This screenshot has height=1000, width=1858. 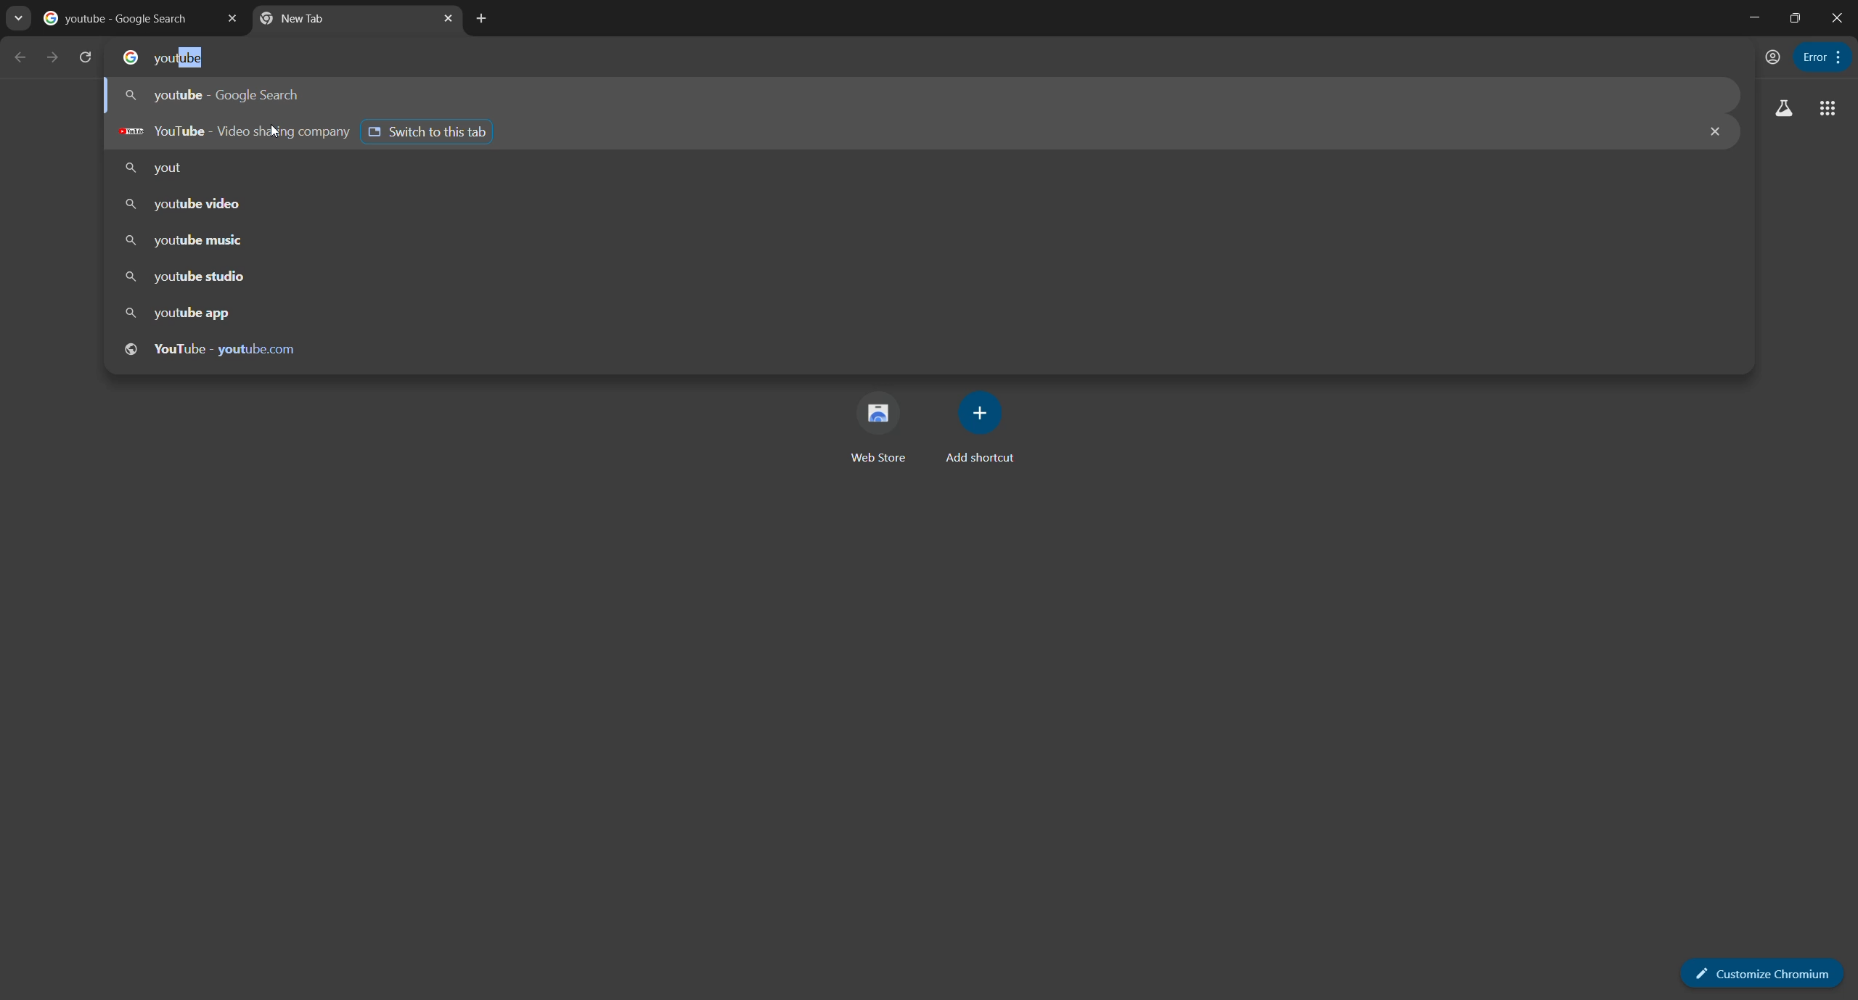 I want to click on reload, so click(x=88, y=57).